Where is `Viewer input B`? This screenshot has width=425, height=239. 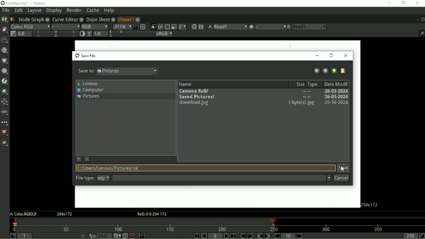 Viewer input B is located at coordinates (289, 27).